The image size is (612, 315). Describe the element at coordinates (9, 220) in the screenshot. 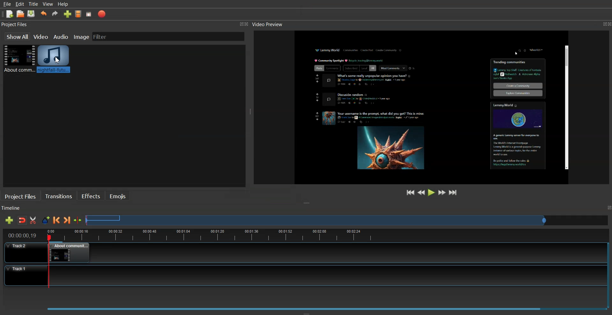

I see `Add track` at that location.